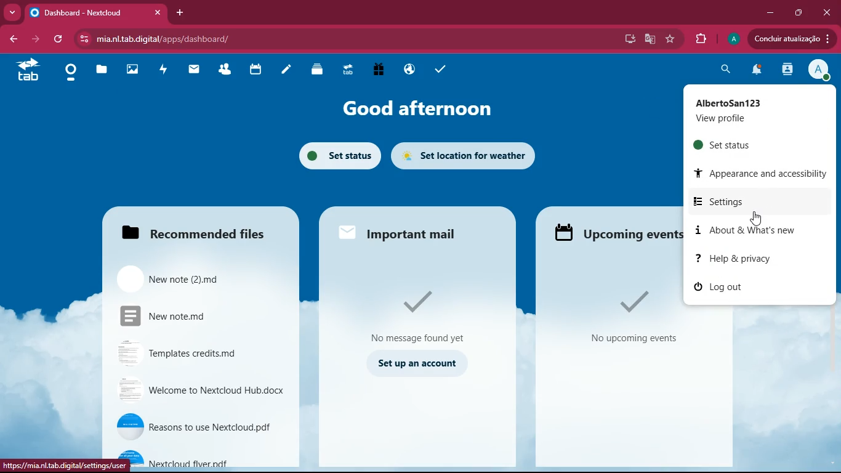  What do you see at coordinates (195, 281) in the screenshot?
I see `New note (2).md` at bounding box center [195, 281].